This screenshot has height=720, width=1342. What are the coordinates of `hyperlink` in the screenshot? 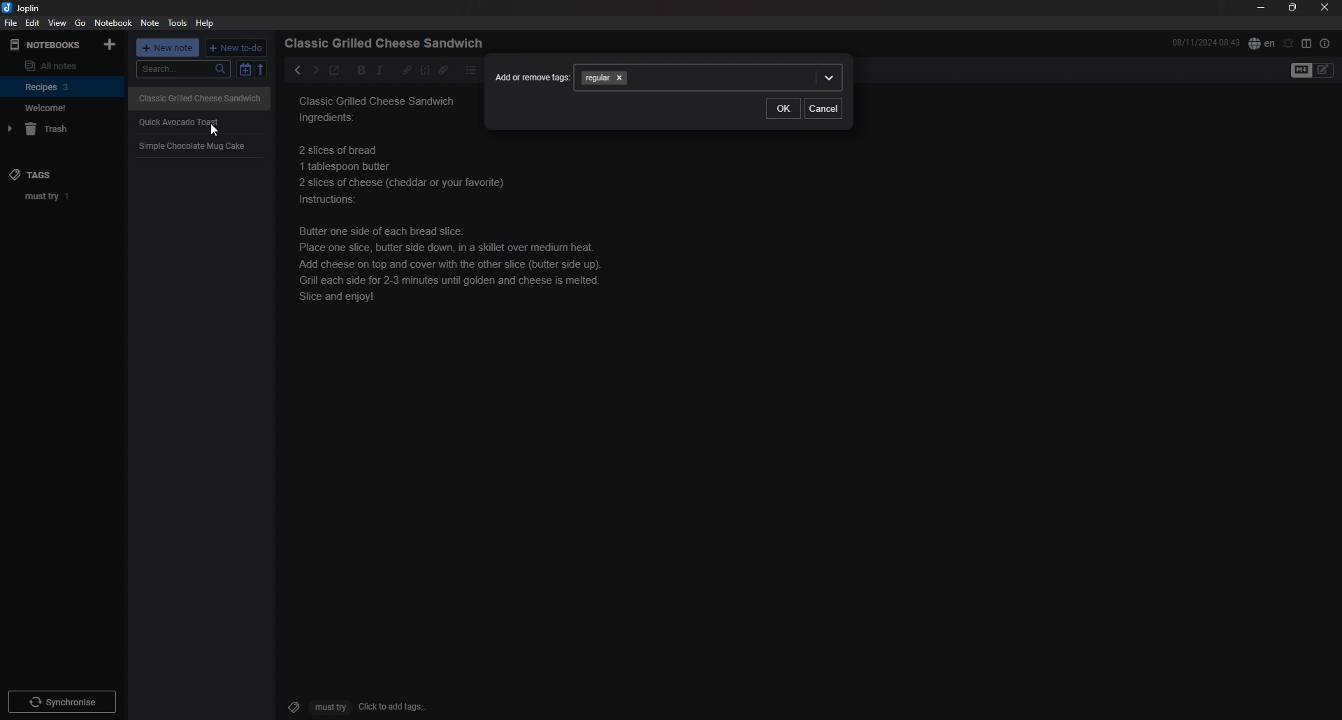 It's located at (407, 69).